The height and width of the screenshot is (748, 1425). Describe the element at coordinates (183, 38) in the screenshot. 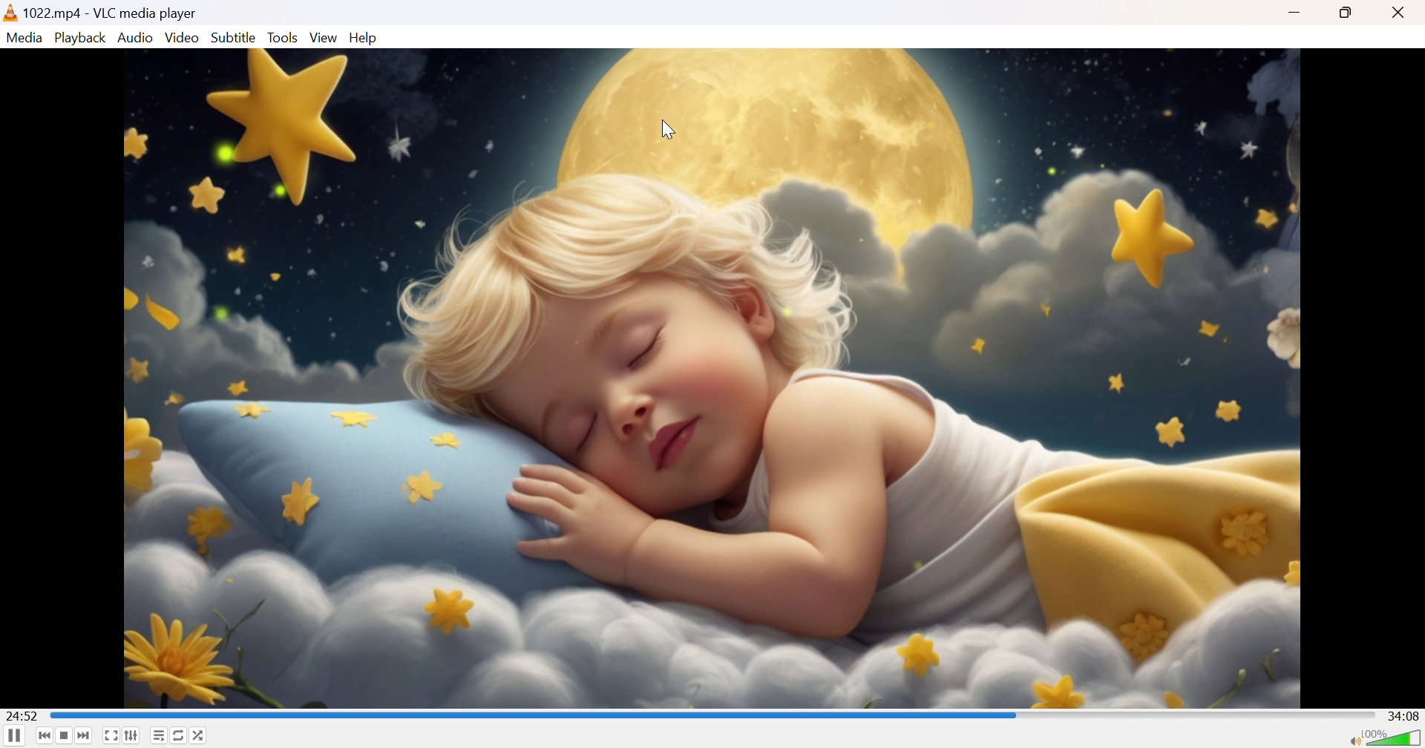

I see `Video` at that location.